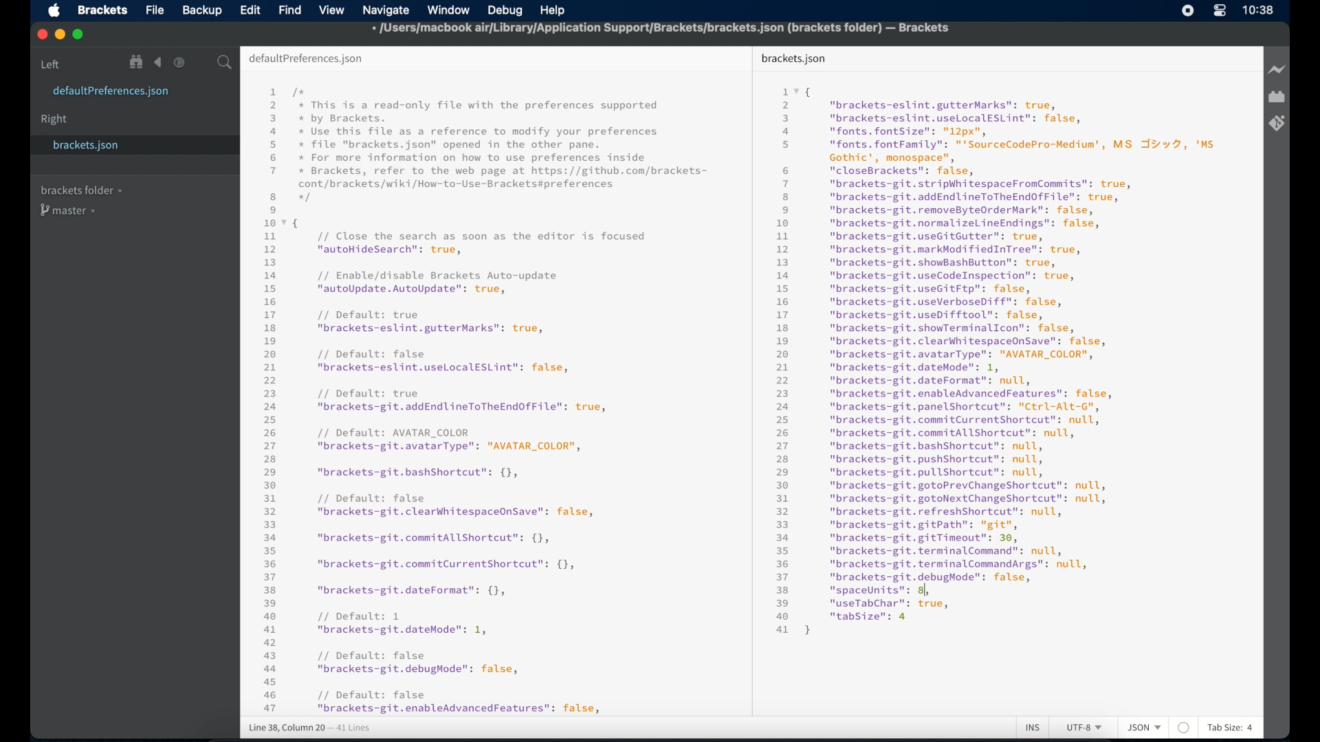 The height and width of the screenshot is (742, 1320). Describe the element at coordinates (54, 120) in the screenshot. I see `right` at that location.